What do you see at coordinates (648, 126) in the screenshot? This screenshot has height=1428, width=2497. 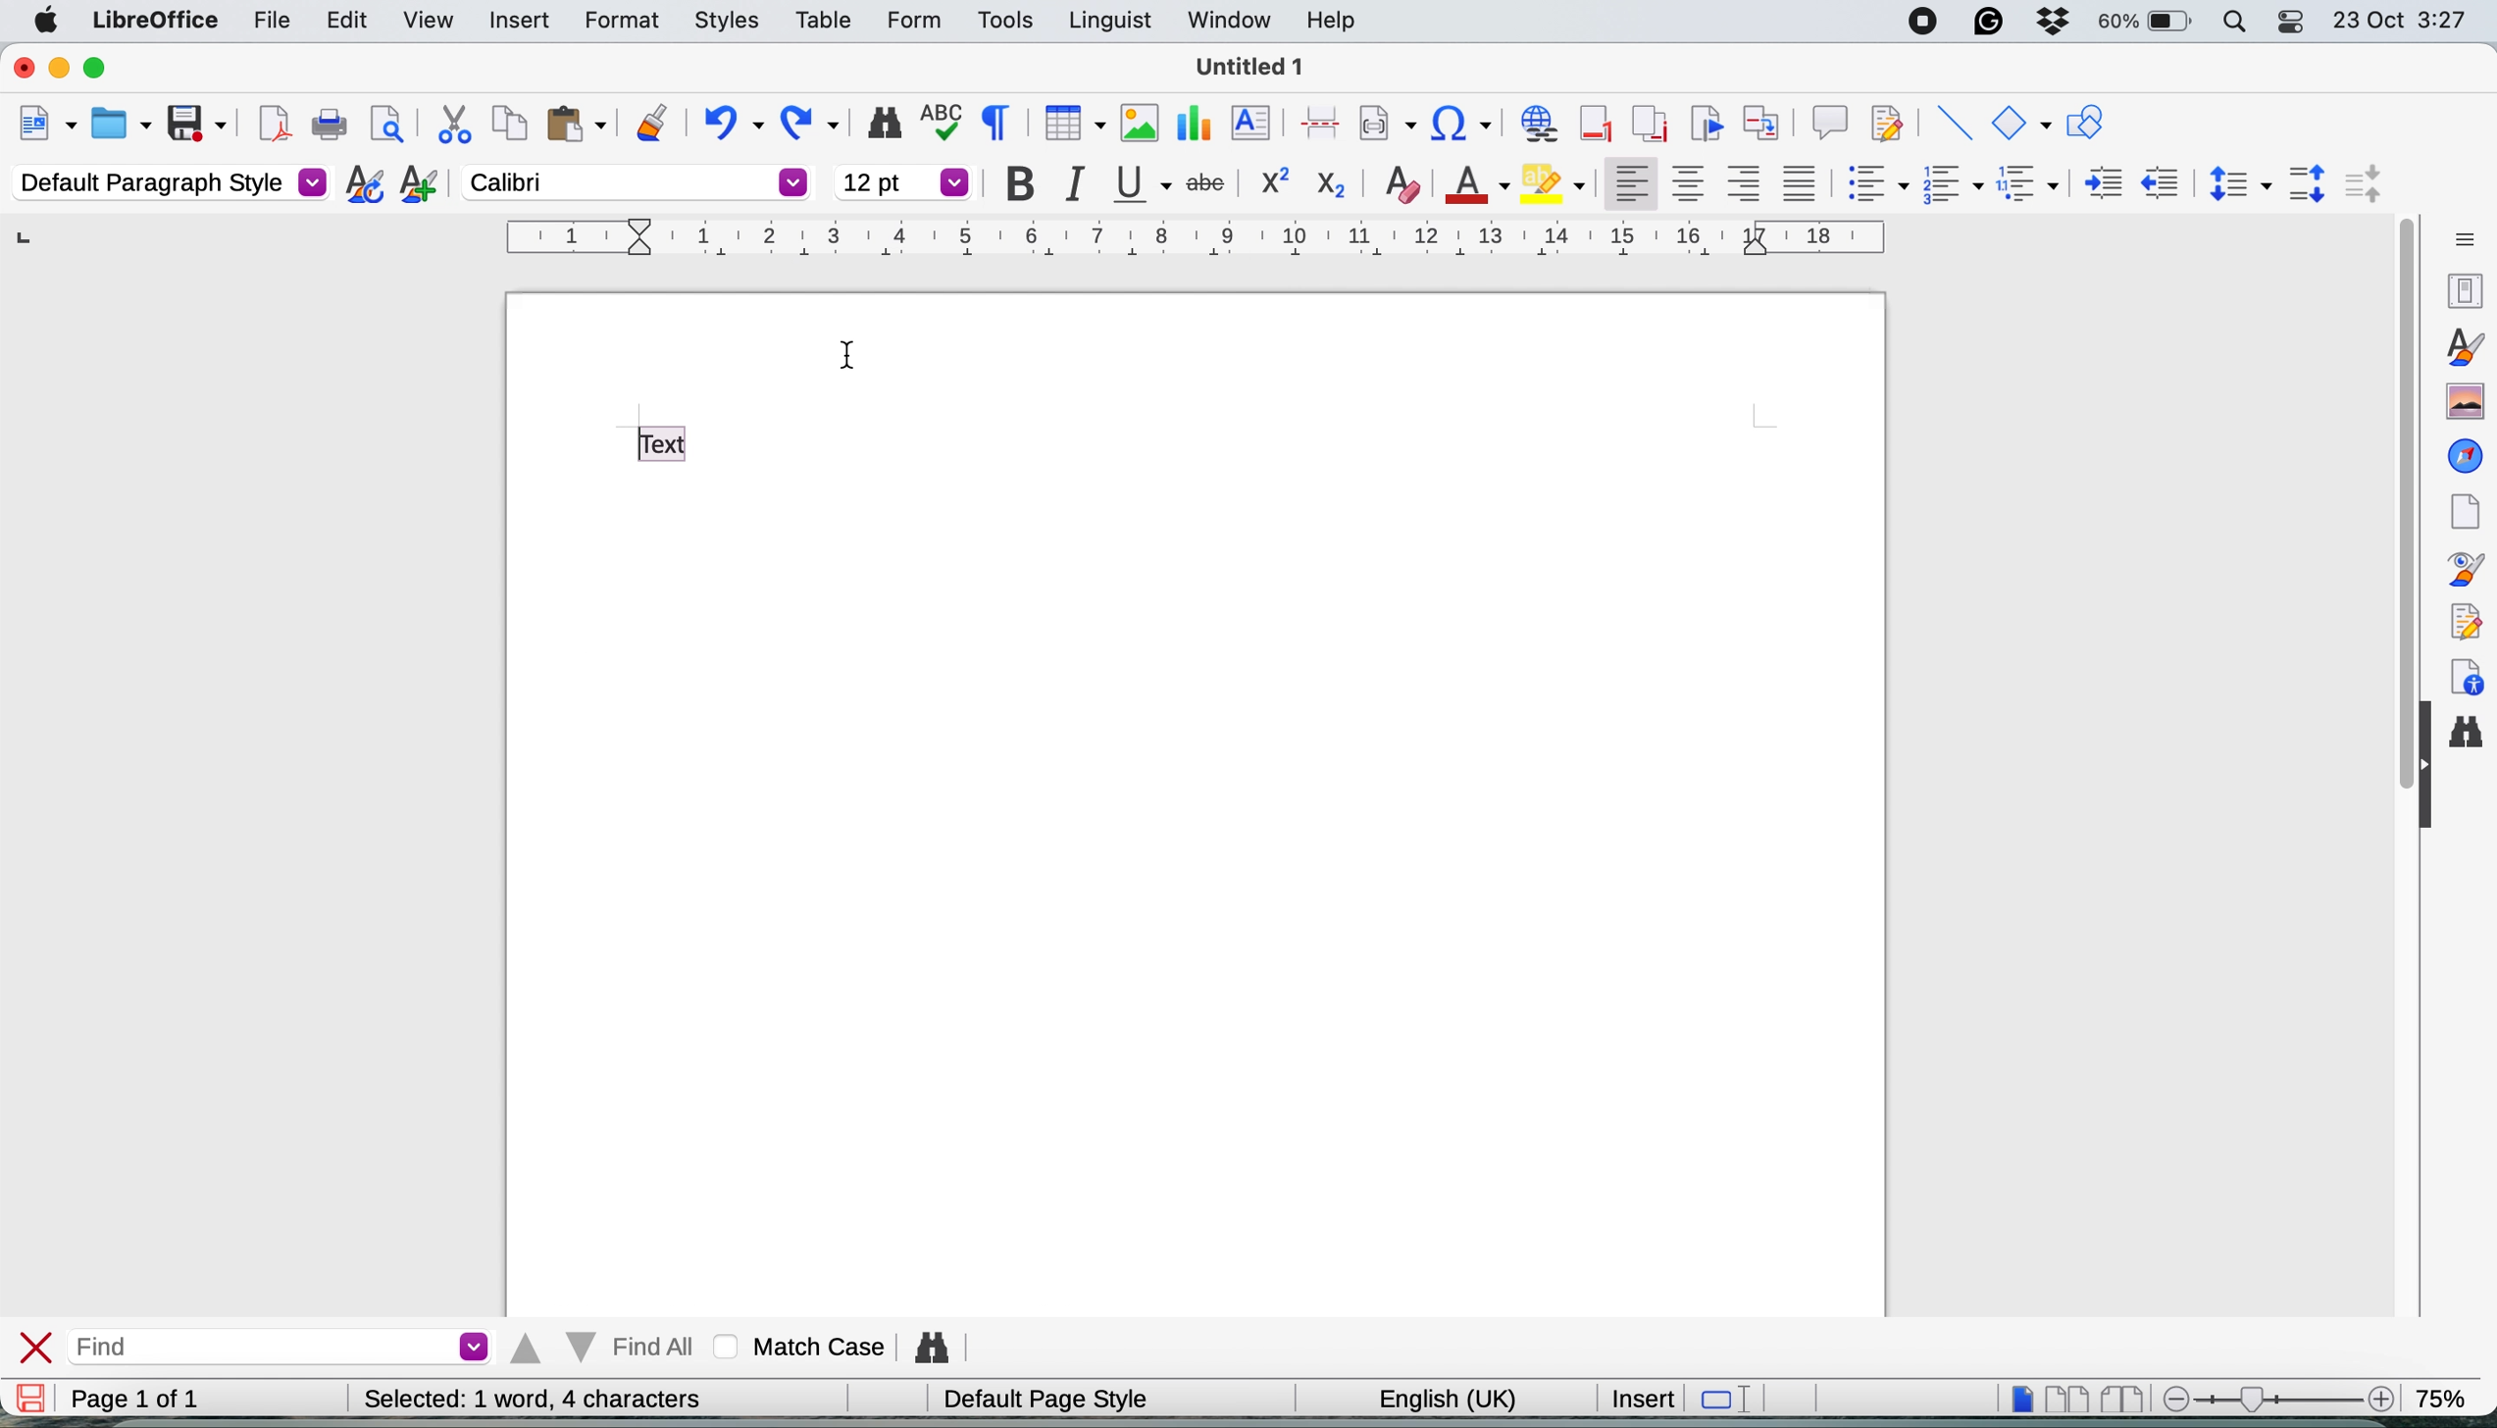 I see `clone formatting` at bounding box center [648, 126].